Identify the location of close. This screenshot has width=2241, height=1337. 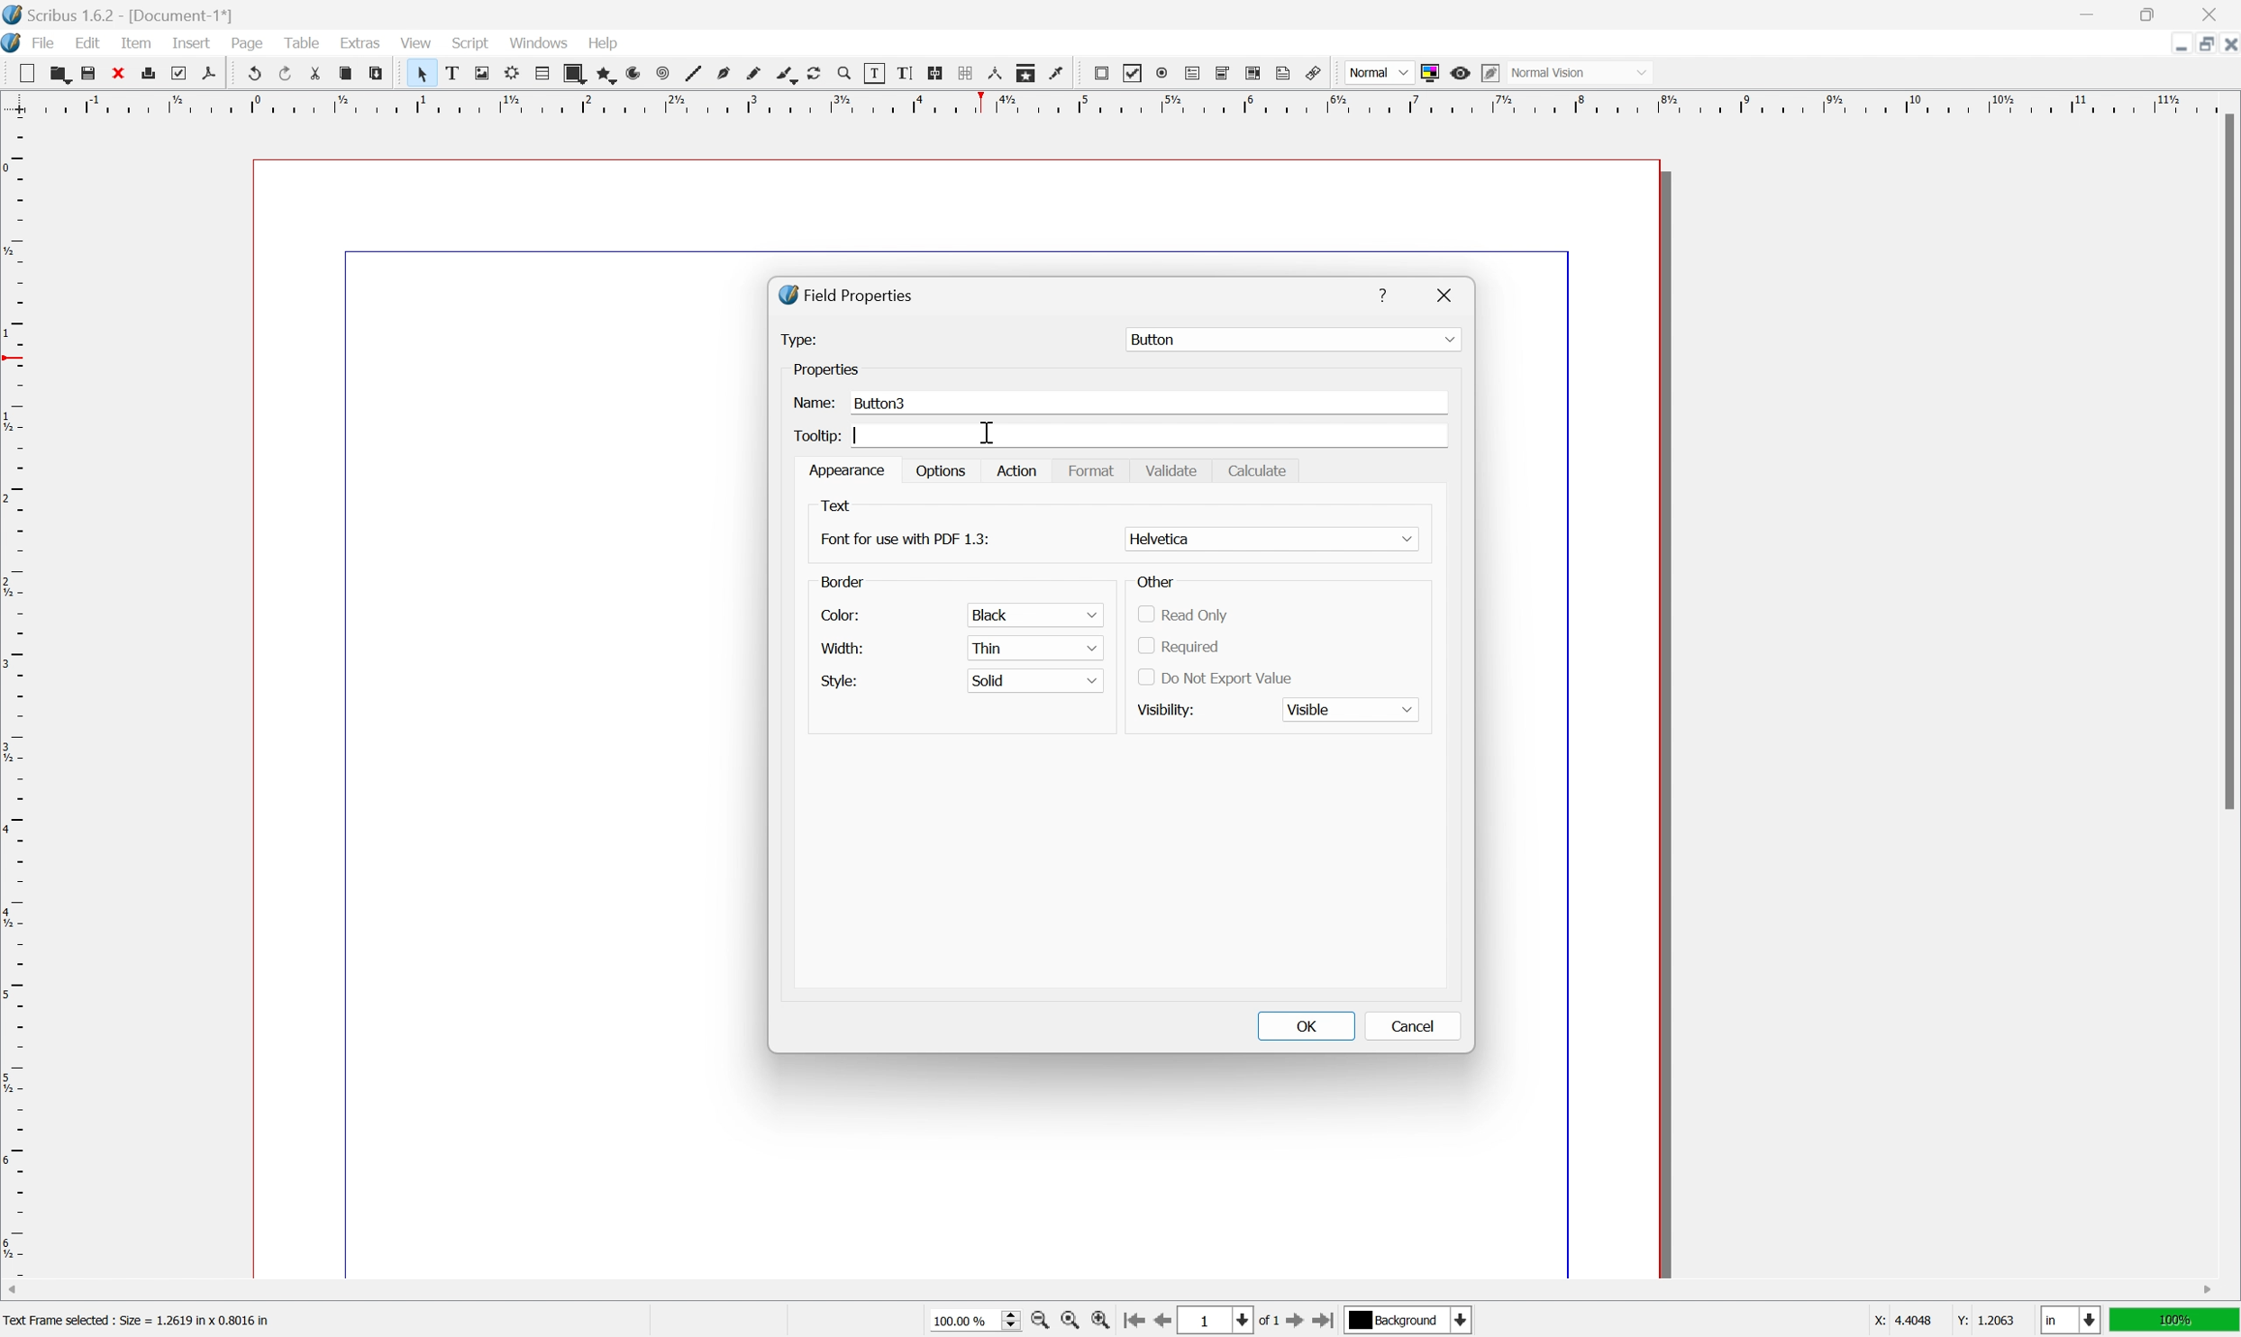
(2227, 44).